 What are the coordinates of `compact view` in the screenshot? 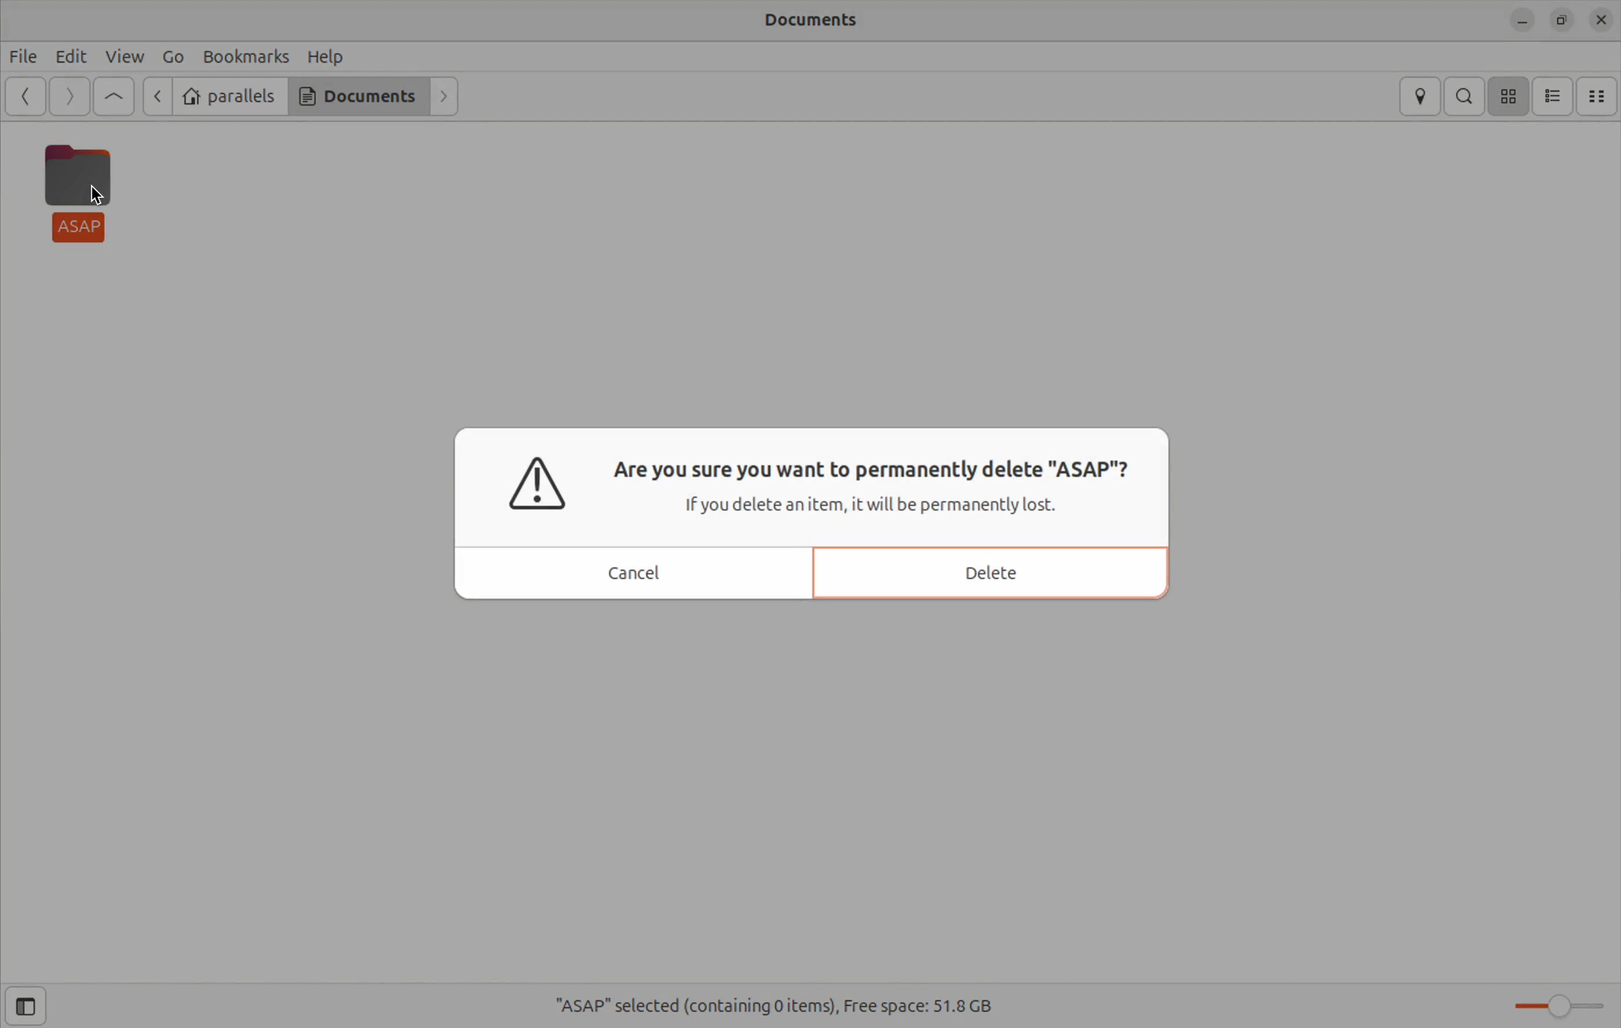 It's located at (1598, 93).